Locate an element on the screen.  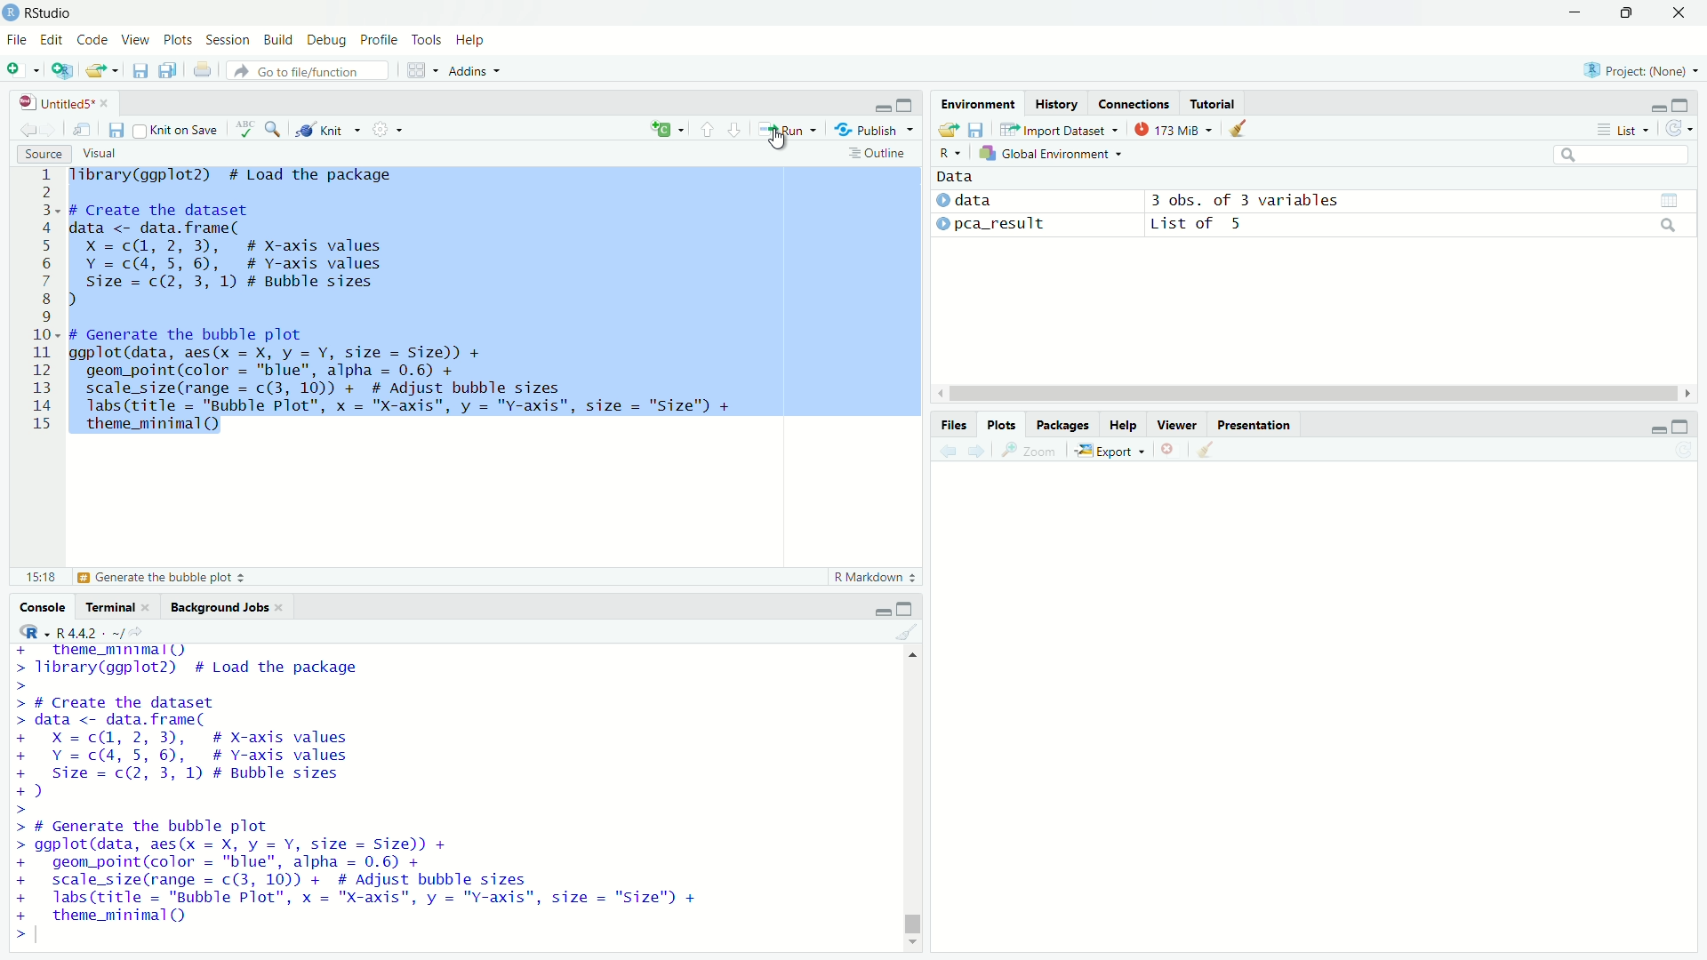
tutorial is located at coordinates (1214, 103).